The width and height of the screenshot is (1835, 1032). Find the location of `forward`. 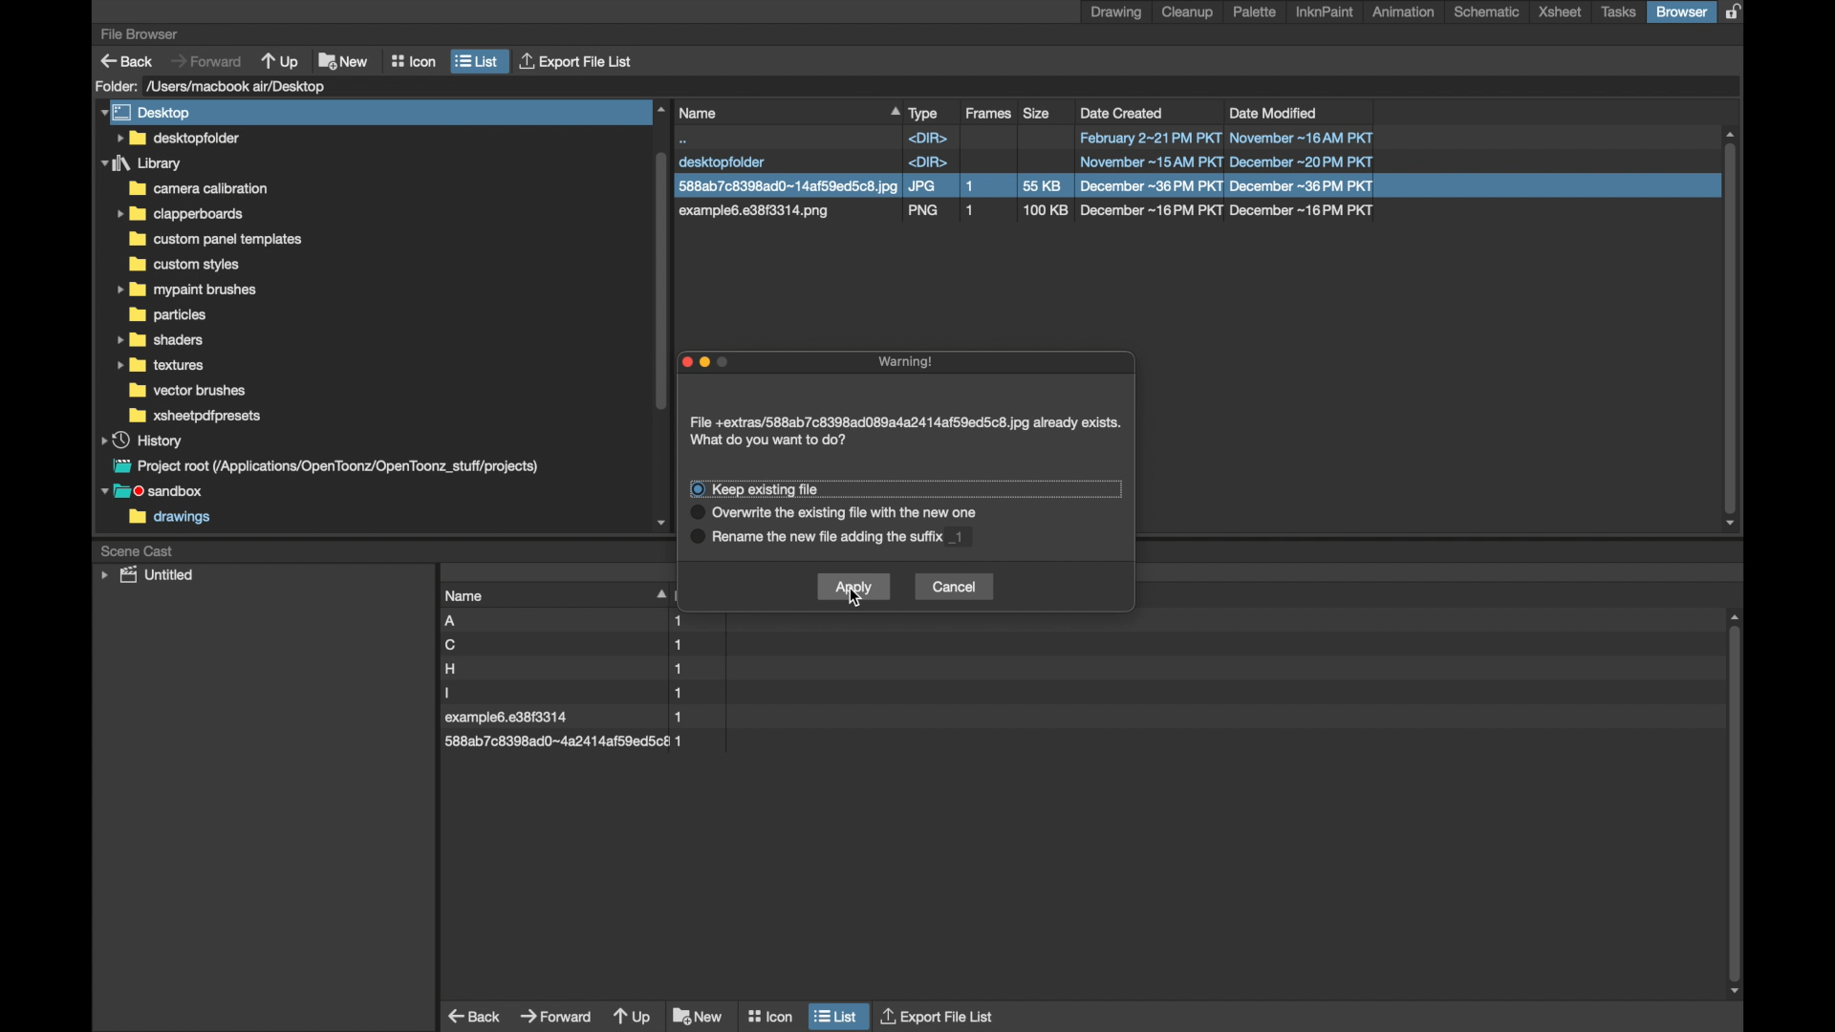

forward is located at coordinates (205, 60).